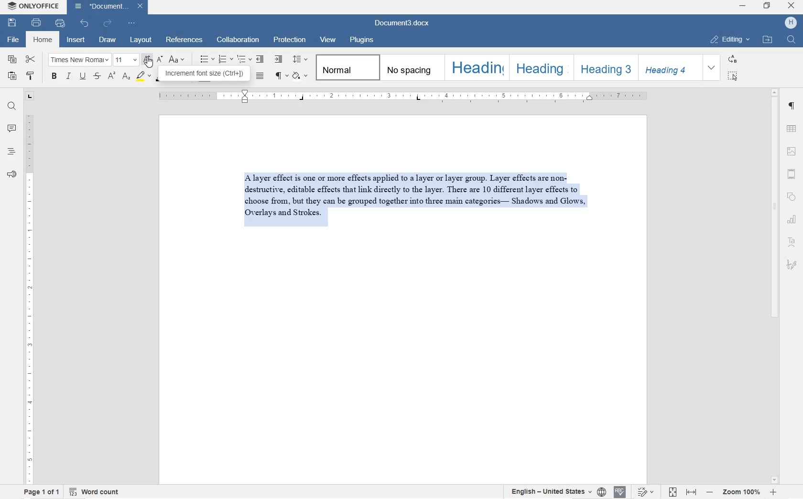 The width and height of the screenshot is (803, 499). What do you see at coordinates (300, 76) in the screenshot?
I see `SHADING` at bounding box center [300, 76].